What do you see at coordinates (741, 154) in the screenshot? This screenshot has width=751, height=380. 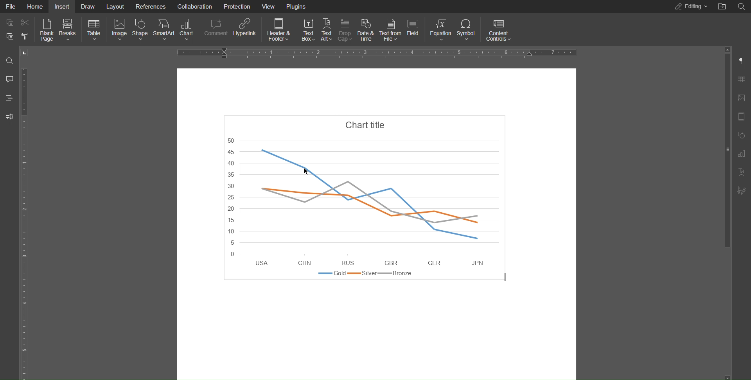 I see `Graph Settings` at bounding box center [741, 154].